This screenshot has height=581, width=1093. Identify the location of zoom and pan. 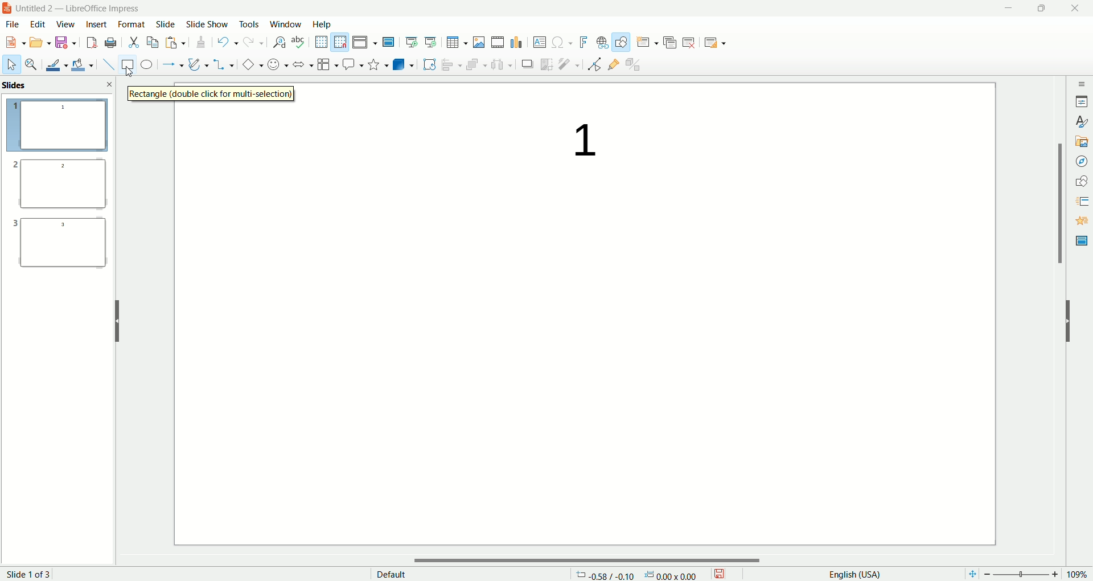
(30, 65).